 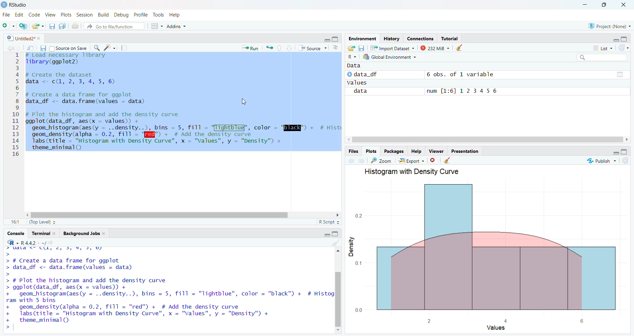 What do you see at coordinates (329, 221) in the screenshot?
I see `RScript` at bounding box center [329, 221].